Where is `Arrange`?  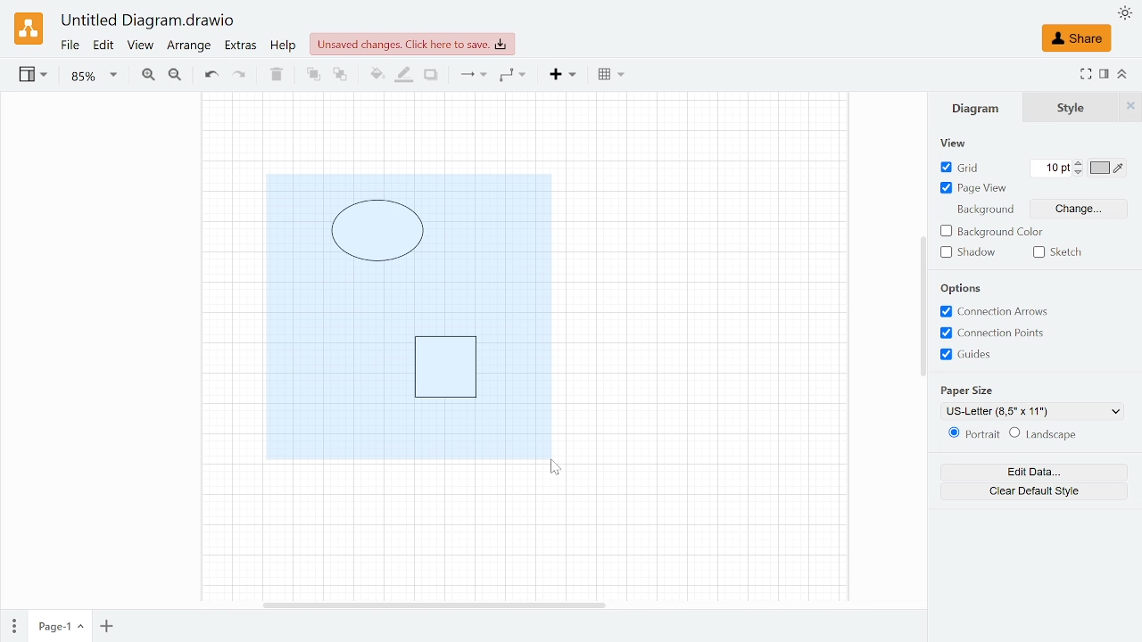 Arrange is located at coordinates (189, 48).